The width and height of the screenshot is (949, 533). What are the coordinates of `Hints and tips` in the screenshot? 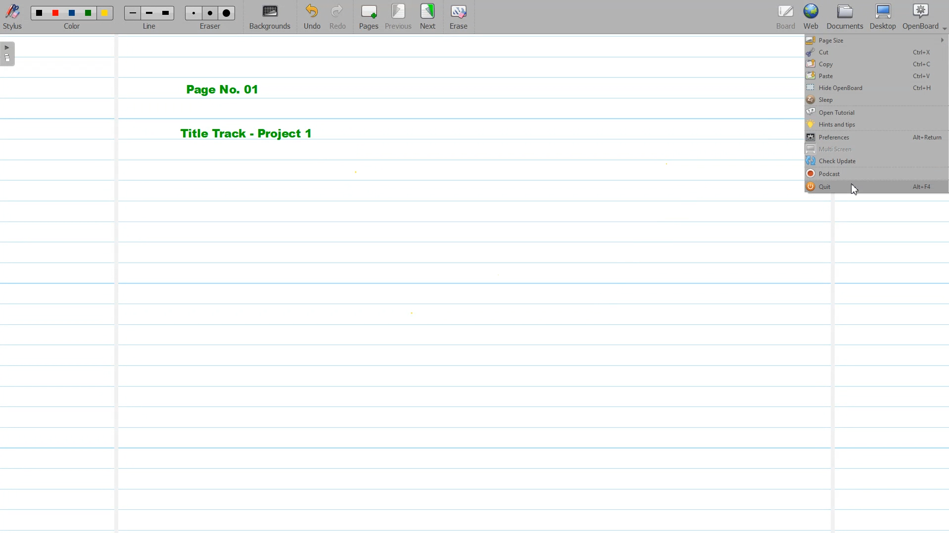 It's located at (877, 124).